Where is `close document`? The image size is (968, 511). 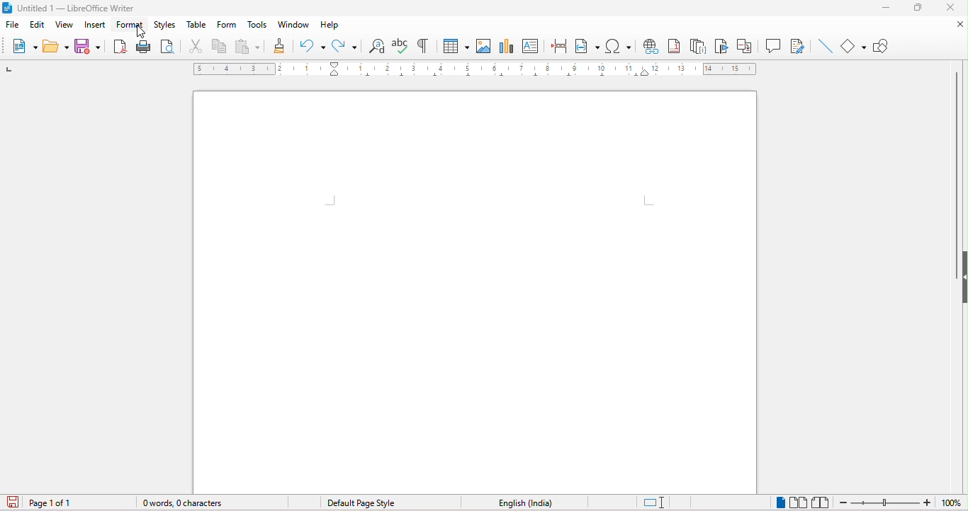 close document is located at coordinates (952, 24).